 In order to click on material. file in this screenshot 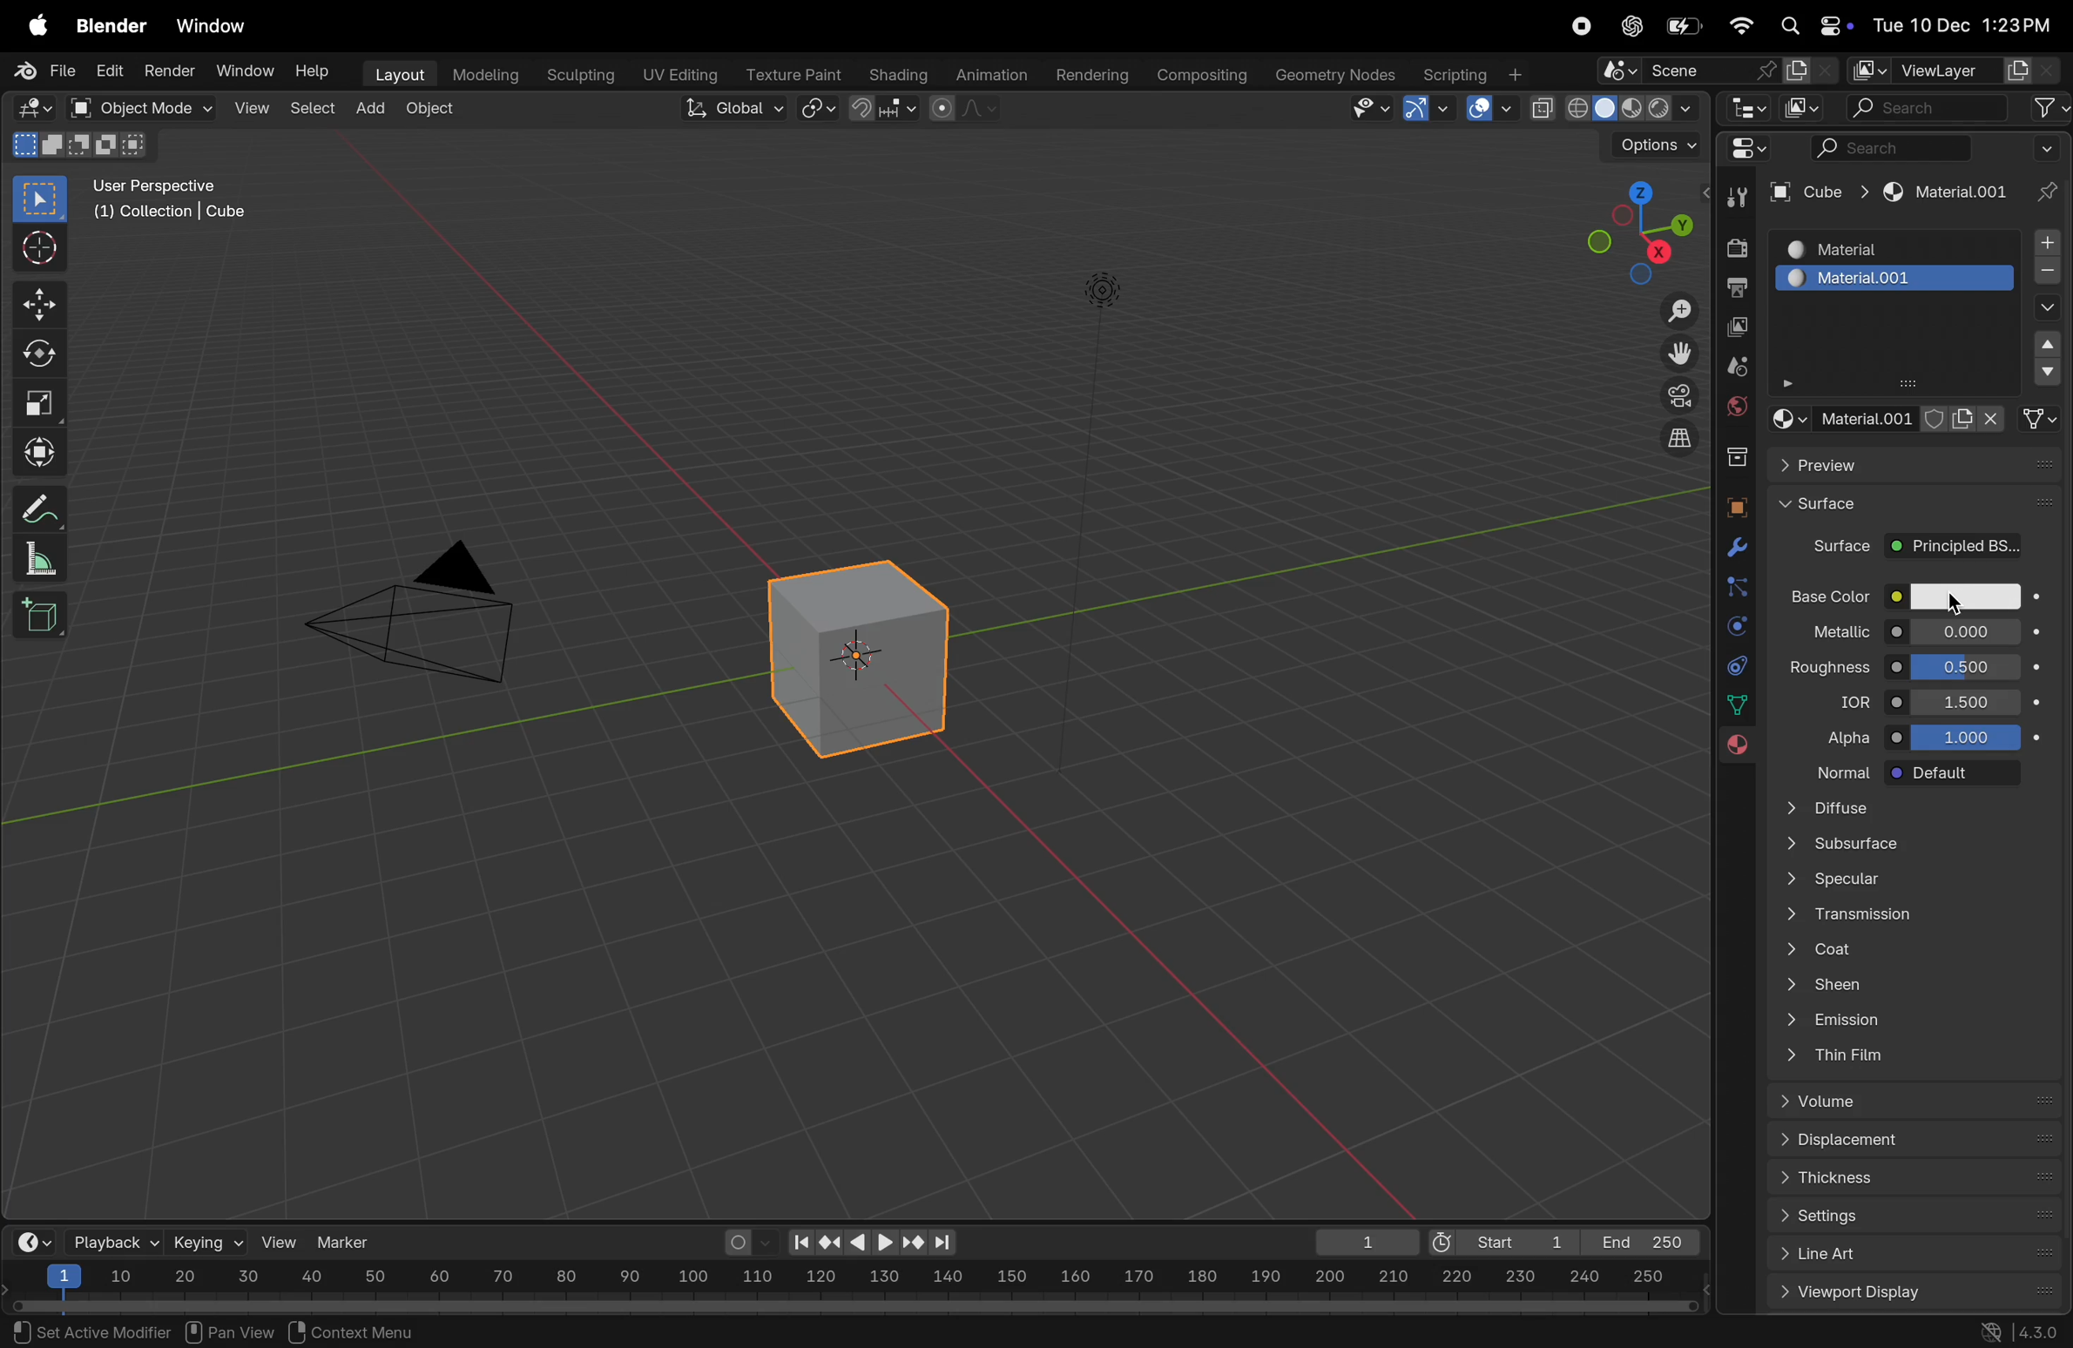, I will do `click(1905, 417)`.